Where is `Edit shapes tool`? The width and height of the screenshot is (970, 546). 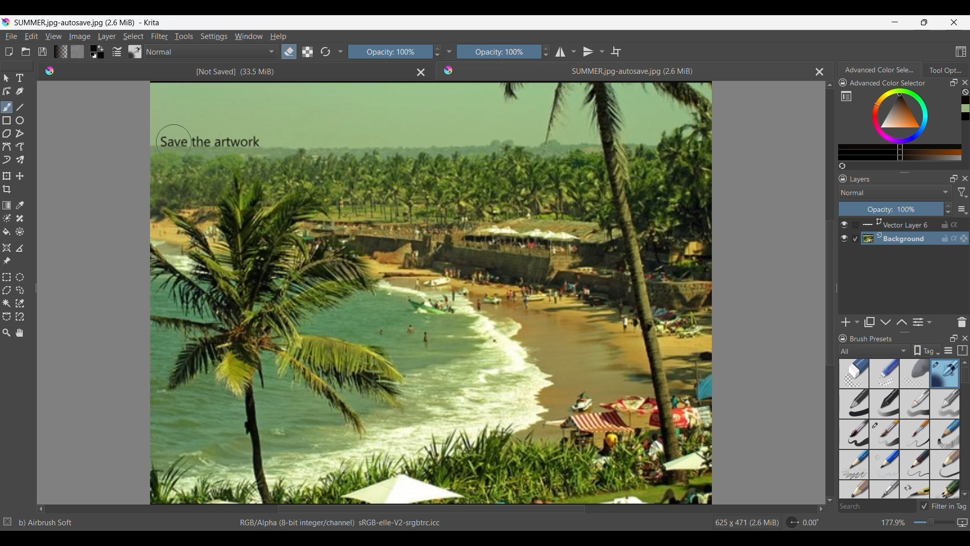
Edit shapes tool is located at coordinates (7, 91).